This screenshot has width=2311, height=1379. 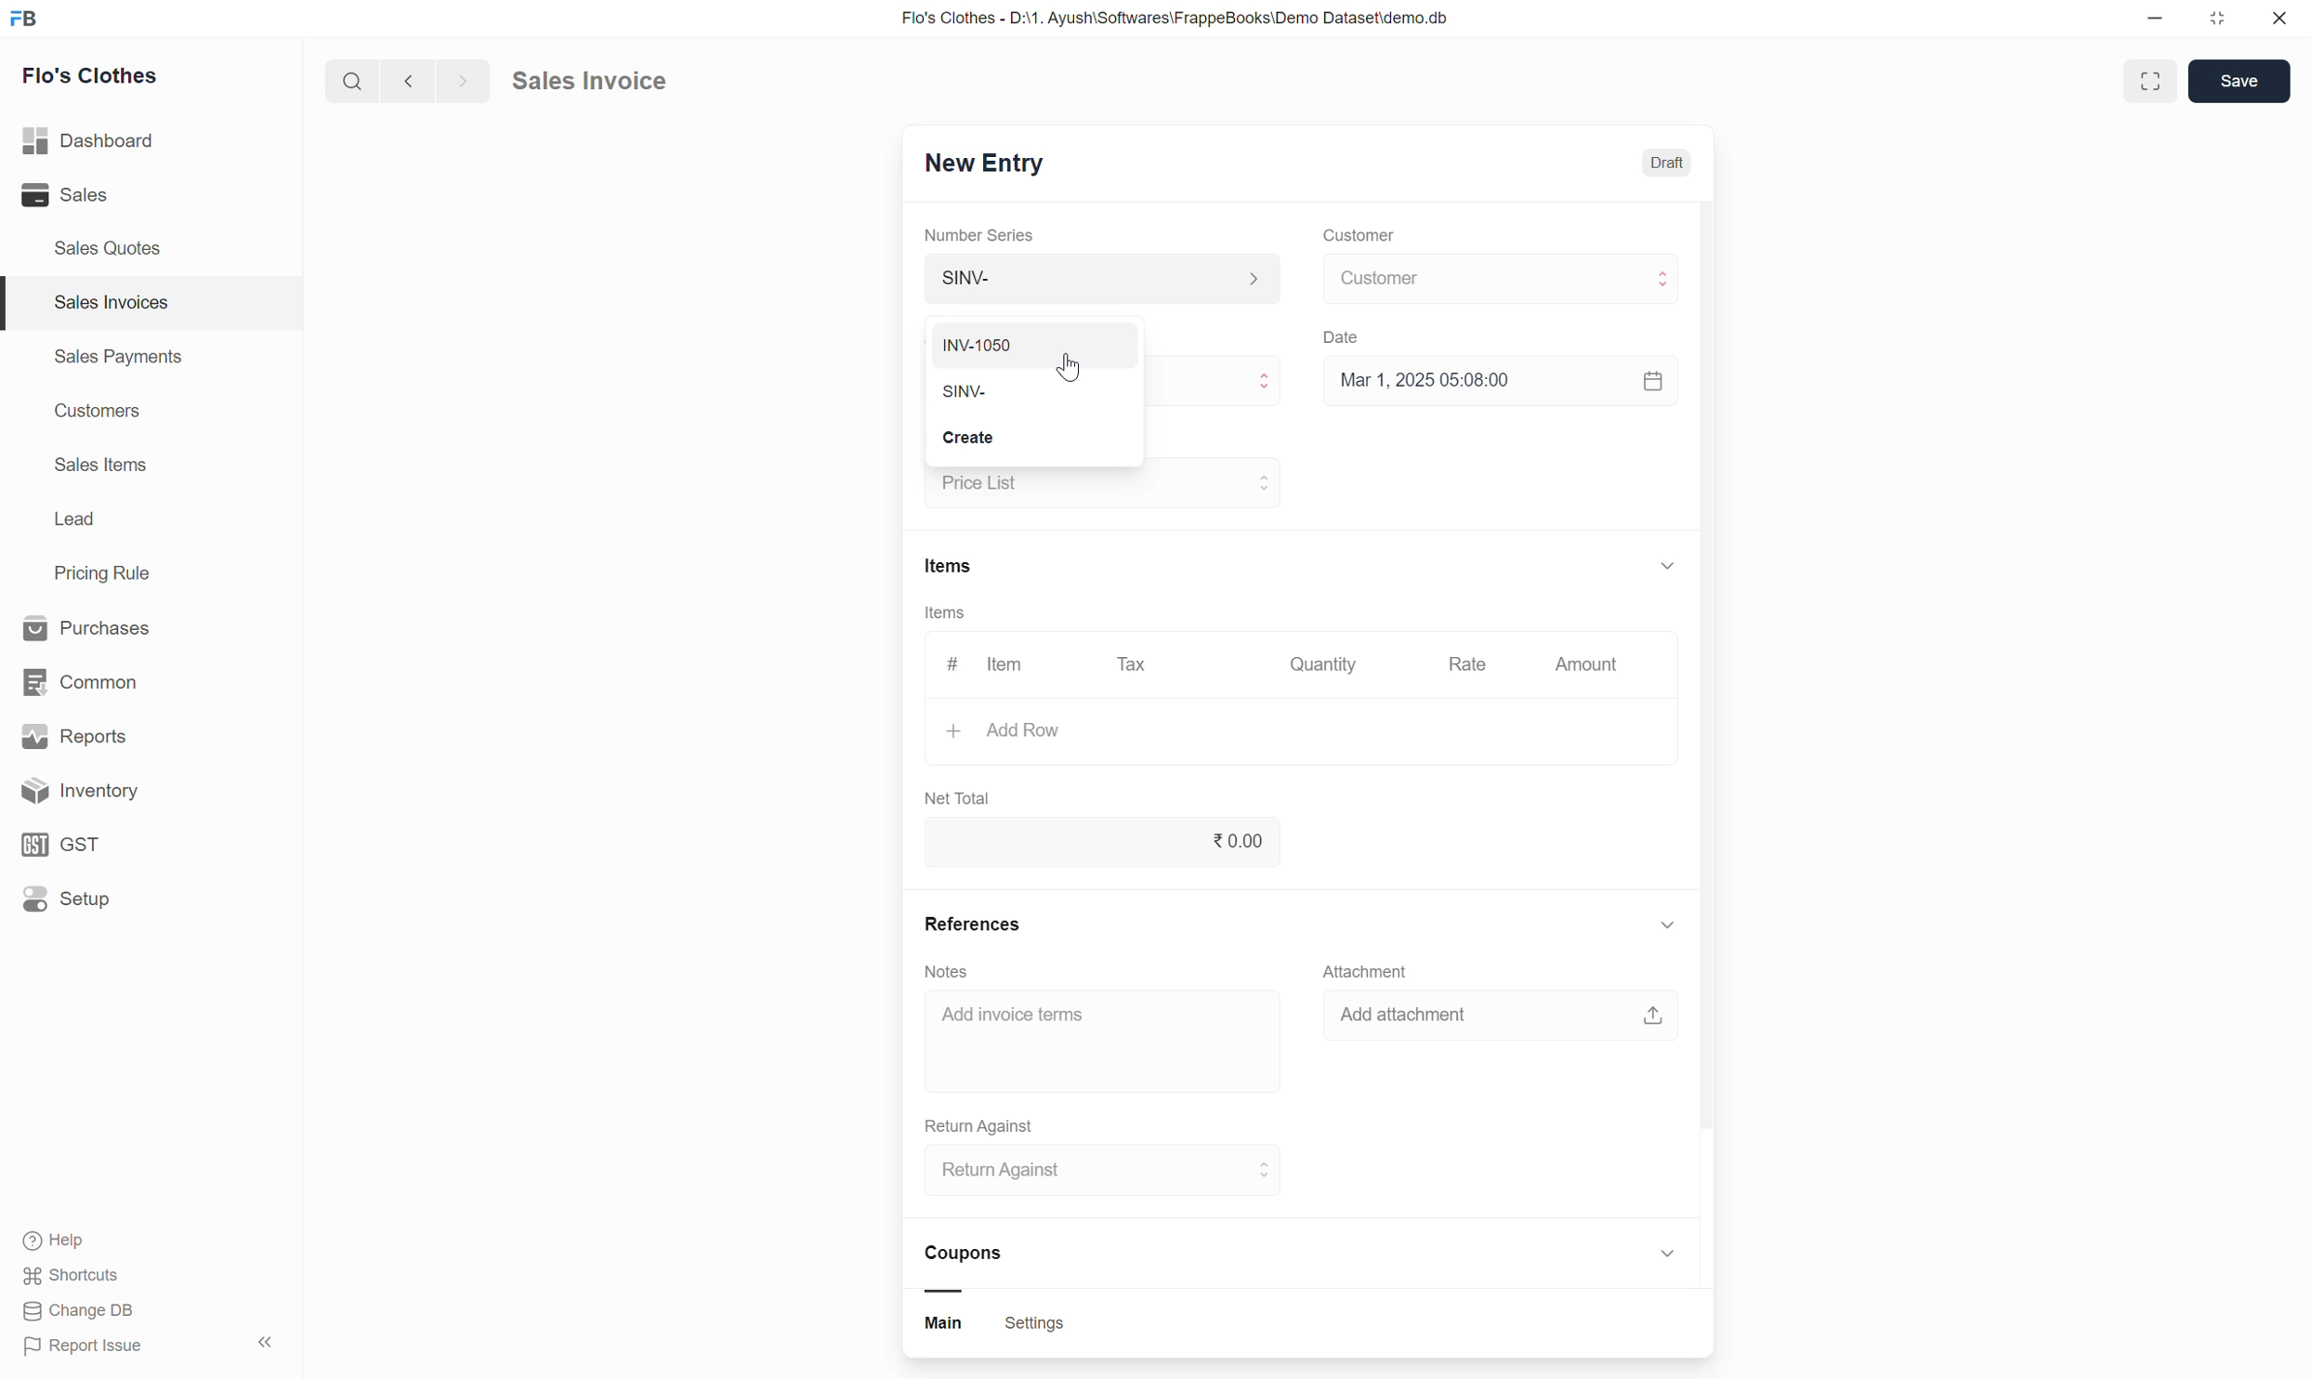 I want to click on Notes, so click(x=947, y=970).